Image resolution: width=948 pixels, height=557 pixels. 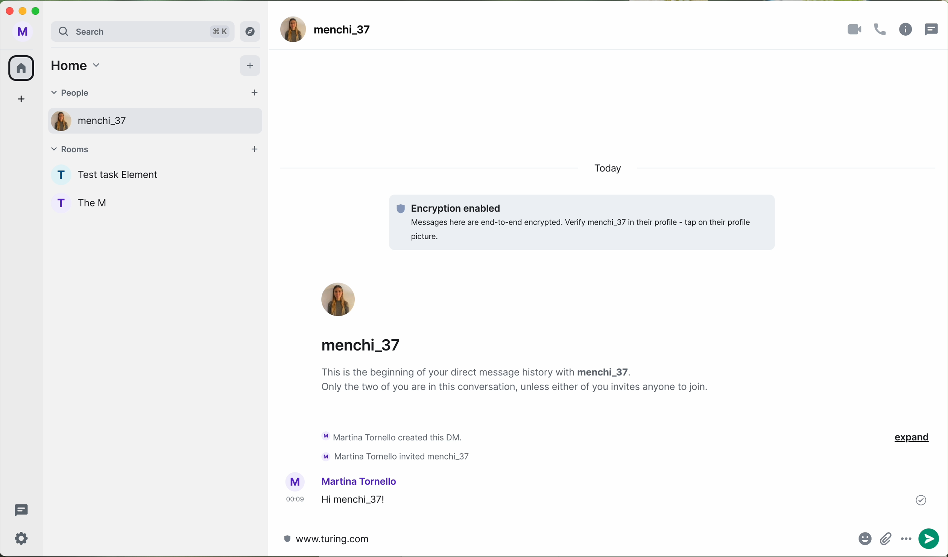 What do you see at coordinates (24, 12) in the screenshot?
I see `minimize` at bounding box center [24, 12].